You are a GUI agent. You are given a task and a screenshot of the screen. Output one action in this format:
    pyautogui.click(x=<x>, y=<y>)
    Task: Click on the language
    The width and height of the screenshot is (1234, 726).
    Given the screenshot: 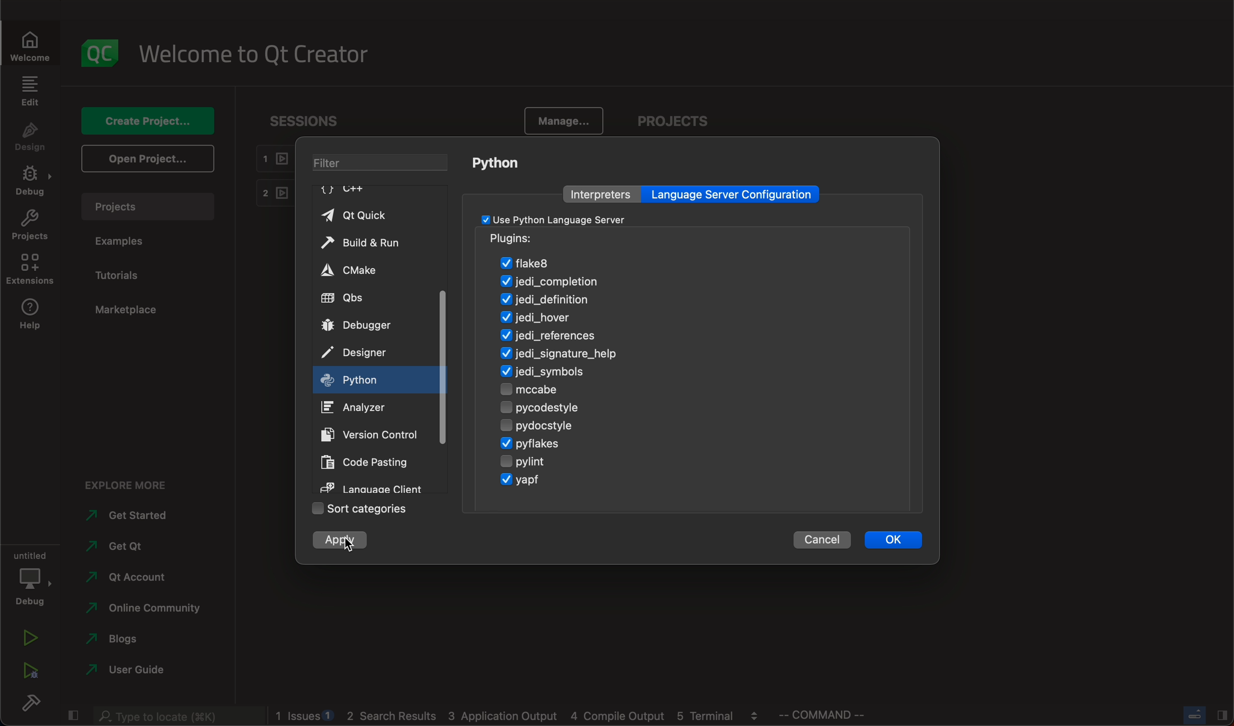 What is the action you would take?
    pyautogui.click(x=370, y=486)
    